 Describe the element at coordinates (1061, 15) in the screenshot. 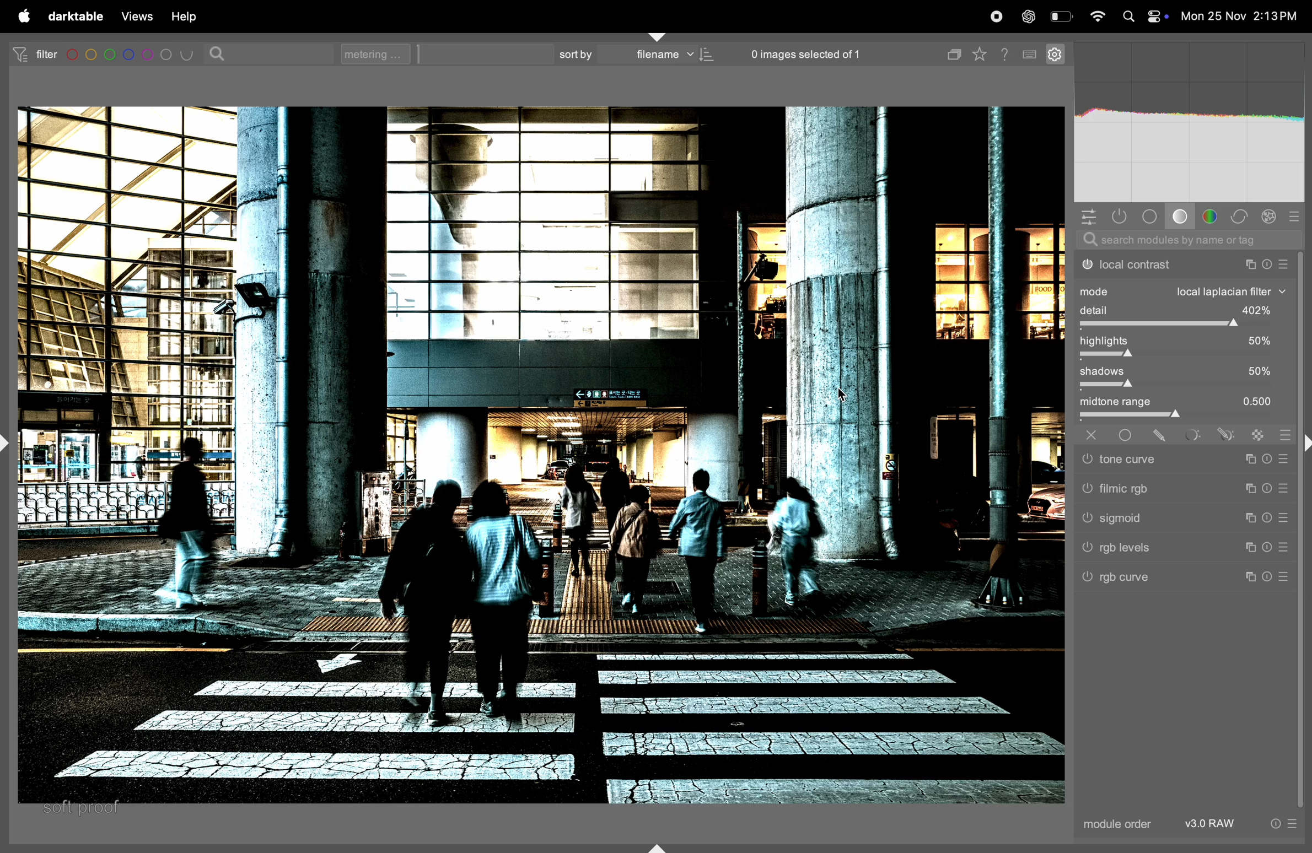

I see `battery` at that location.